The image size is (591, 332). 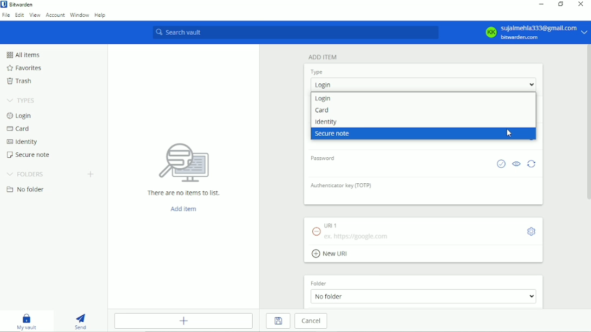 I want to click on Card, so click(x=18, y=129).